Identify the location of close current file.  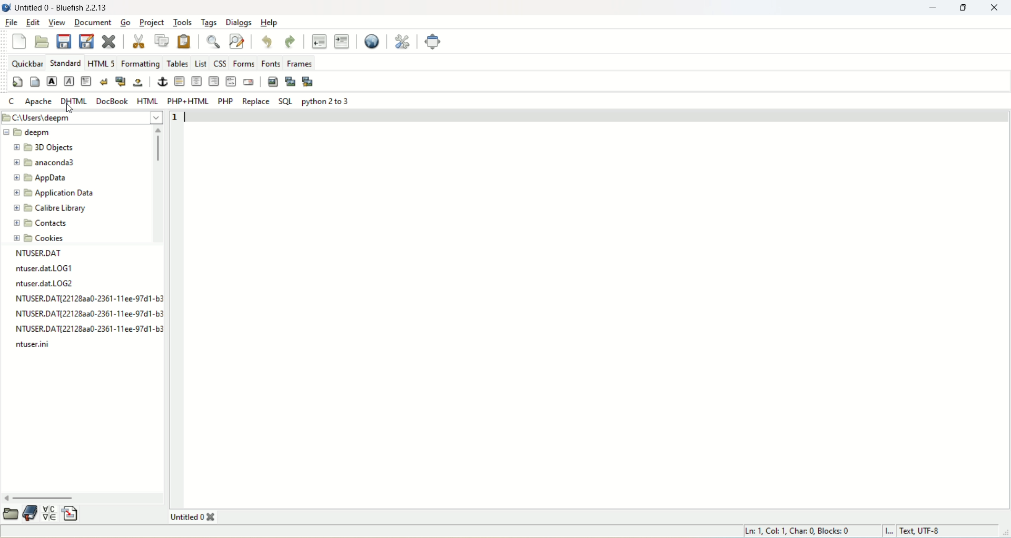
(109, 42).